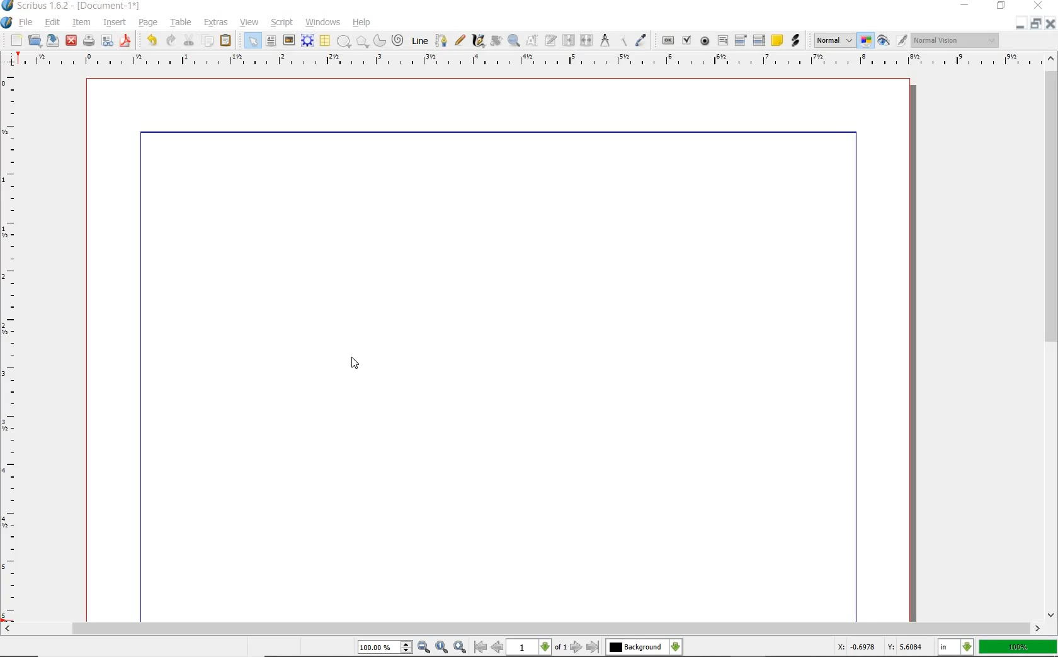 Image resolution: width=1058 pixels, height=657 pixels. Describe the element at coordinates (513, 41) in the screenshot. I see `ZOOM IN OR OUT` at that location.